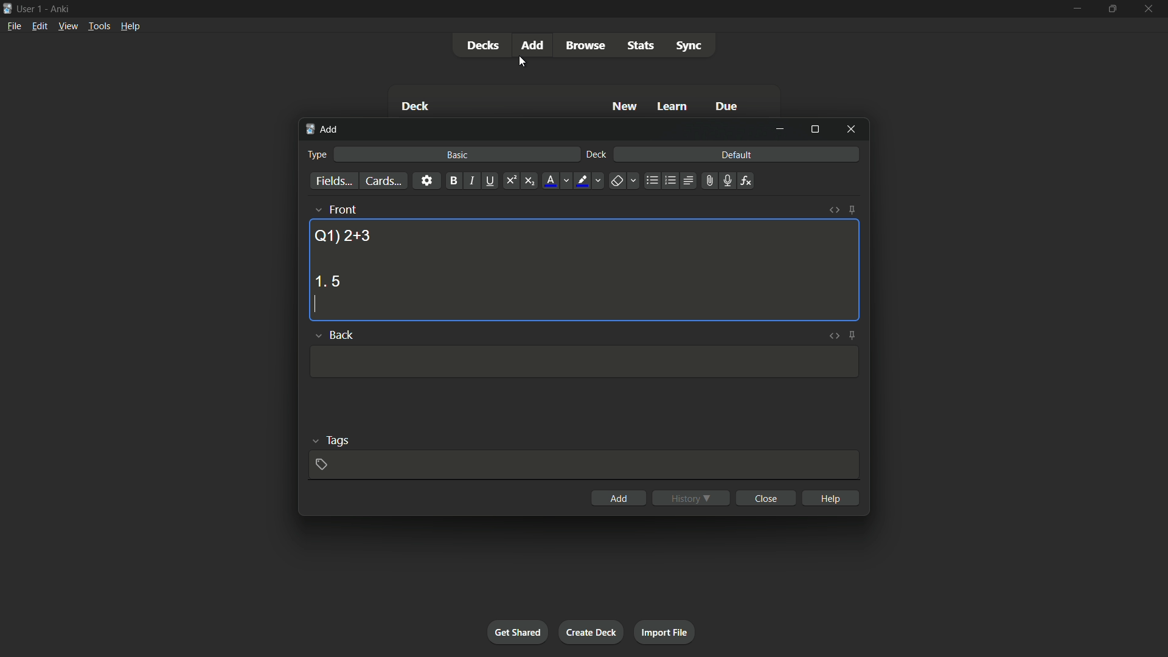 Image resolution: width=1168 pixels, height=657 pixels. I want to click on help, so click(832, 498).